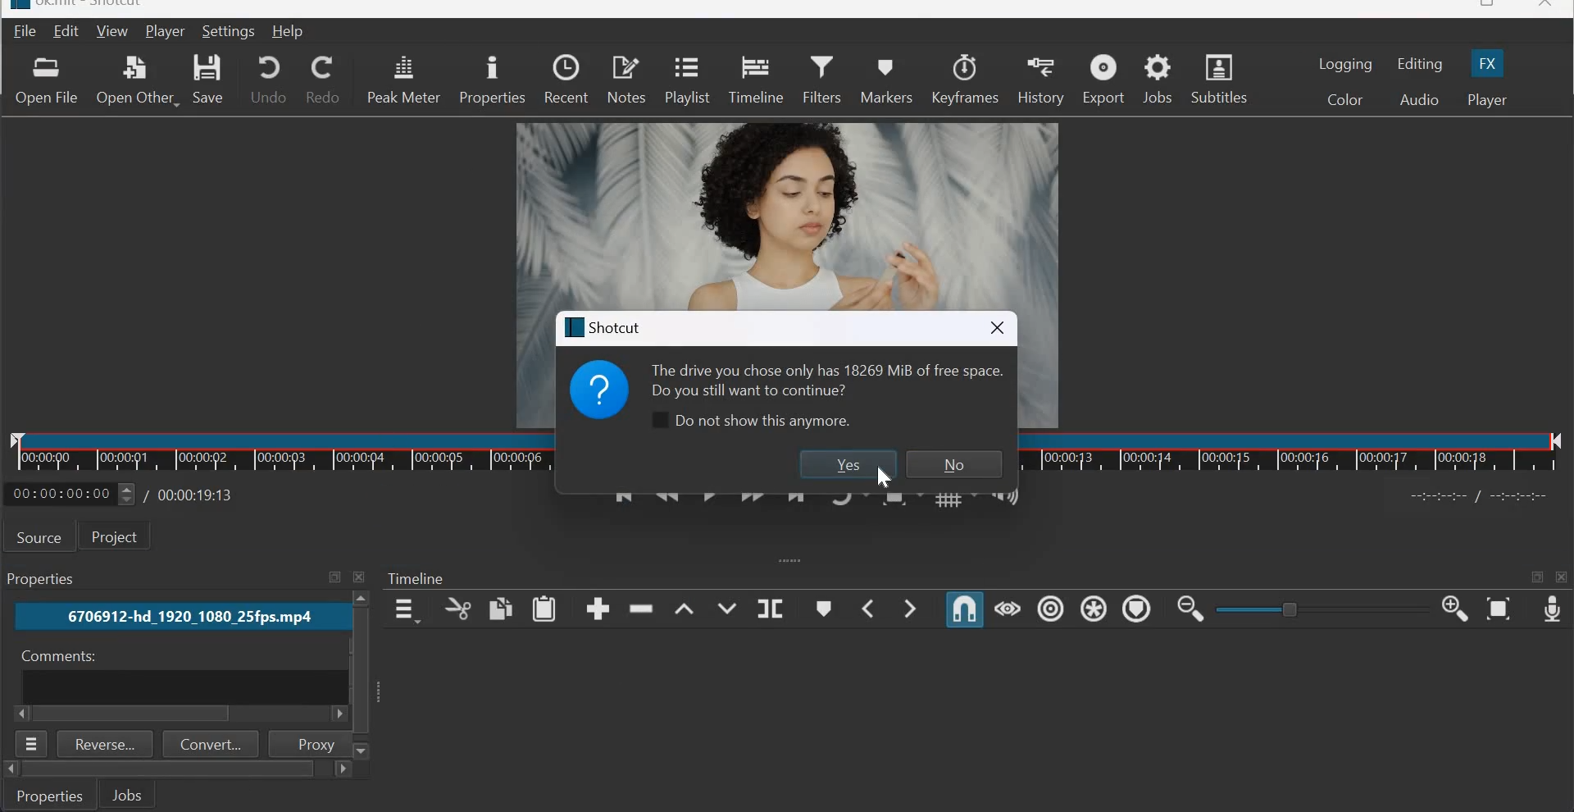 This screenshot has height=812, width=1574. What do you see at coordinates (403, 80) in the screenshot?
I see `Peak meter` at bounding box center [403, 80].